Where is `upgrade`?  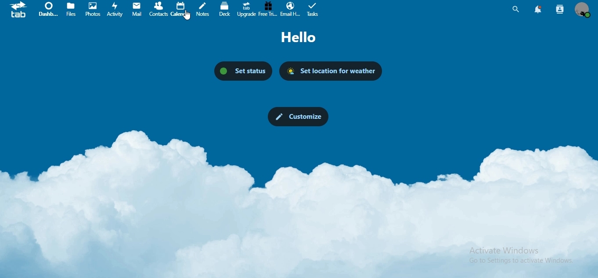
upgrade is located at coordinates (247, 10).